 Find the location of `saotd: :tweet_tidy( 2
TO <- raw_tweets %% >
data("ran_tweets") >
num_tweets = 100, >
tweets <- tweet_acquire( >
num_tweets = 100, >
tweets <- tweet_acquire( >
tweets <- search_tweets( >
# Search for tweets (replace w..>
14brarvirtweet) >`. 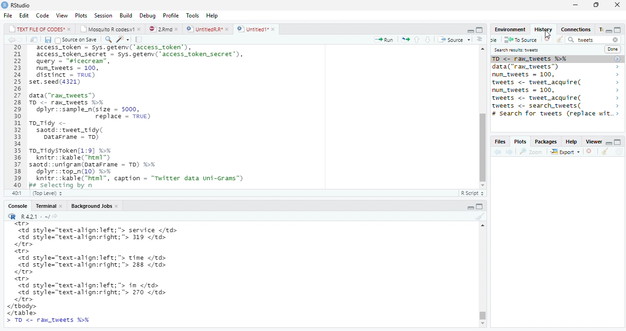

saotd: :tweet_tidy( 2
TO <- raw_tweets %% >
data("ran_tweets") >
num_tweets = 100, >
tweets <- tweet_acquire( >
num_tweets = 100, >
tweets <- tweet_acquire( >
tweets <- search_tweets( >
# Search for tweets (replace w..>
14brarvirtweet) > is located at coordinates (552, 93).